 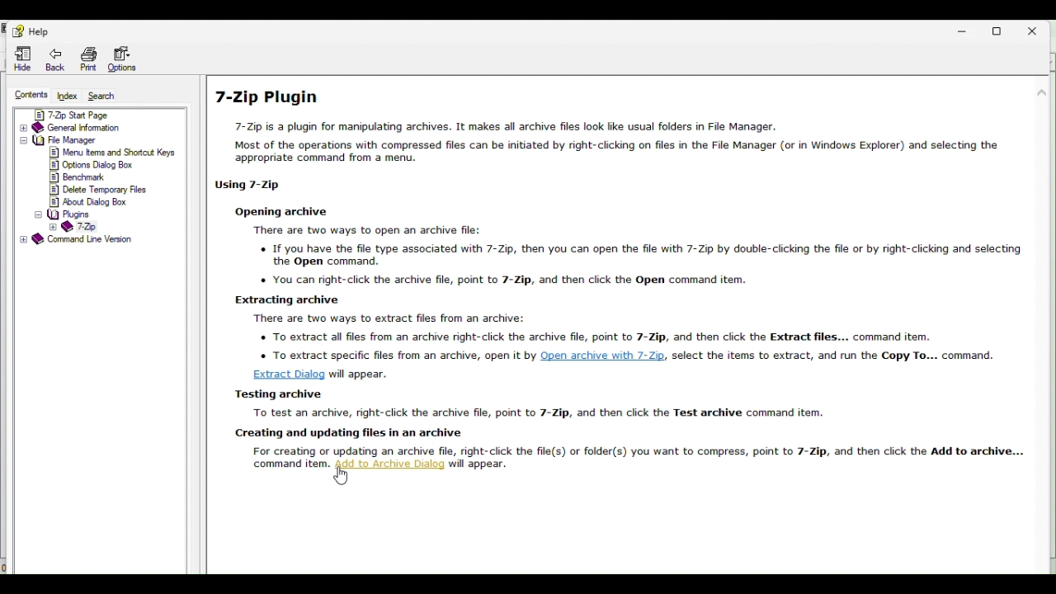 What do you see at coordinates (97, 115) in the screenshot?
I see `7 zip start page` at bounding box center [97, 115].